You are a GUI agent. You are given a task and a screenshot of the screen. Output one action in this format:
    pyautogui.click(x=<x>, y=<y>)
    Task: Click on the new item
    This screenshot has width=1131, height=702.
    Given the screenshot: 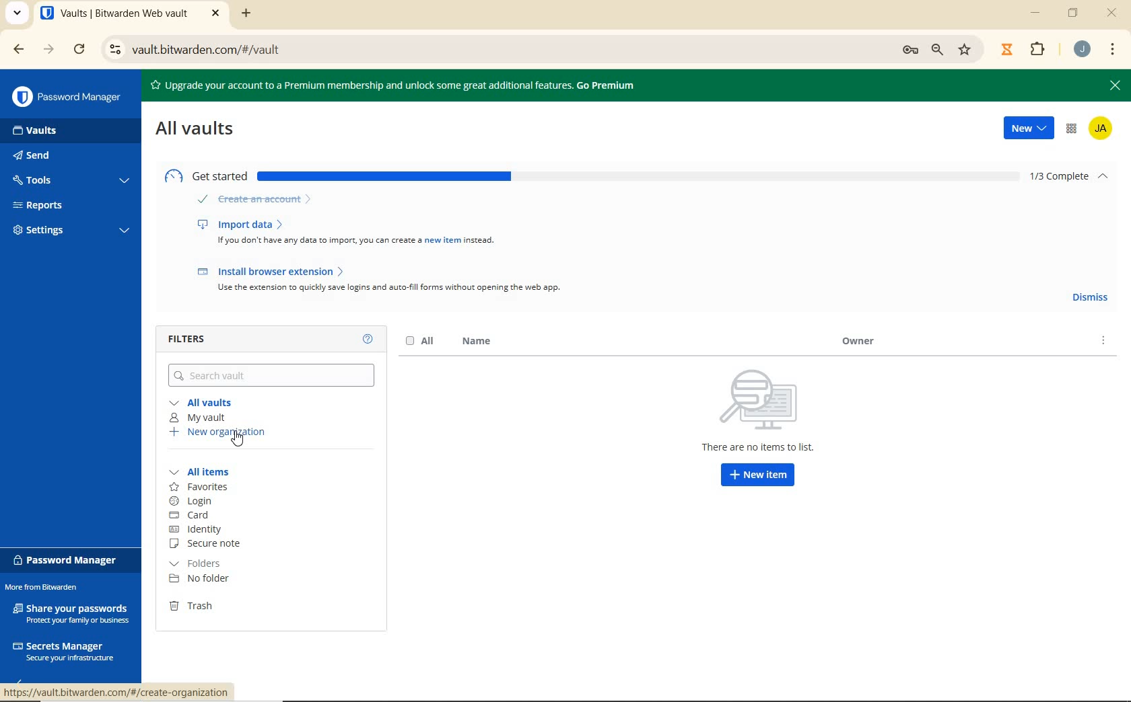 What is the action you would take?
    pyautogui.click(x=757, y=476)
    